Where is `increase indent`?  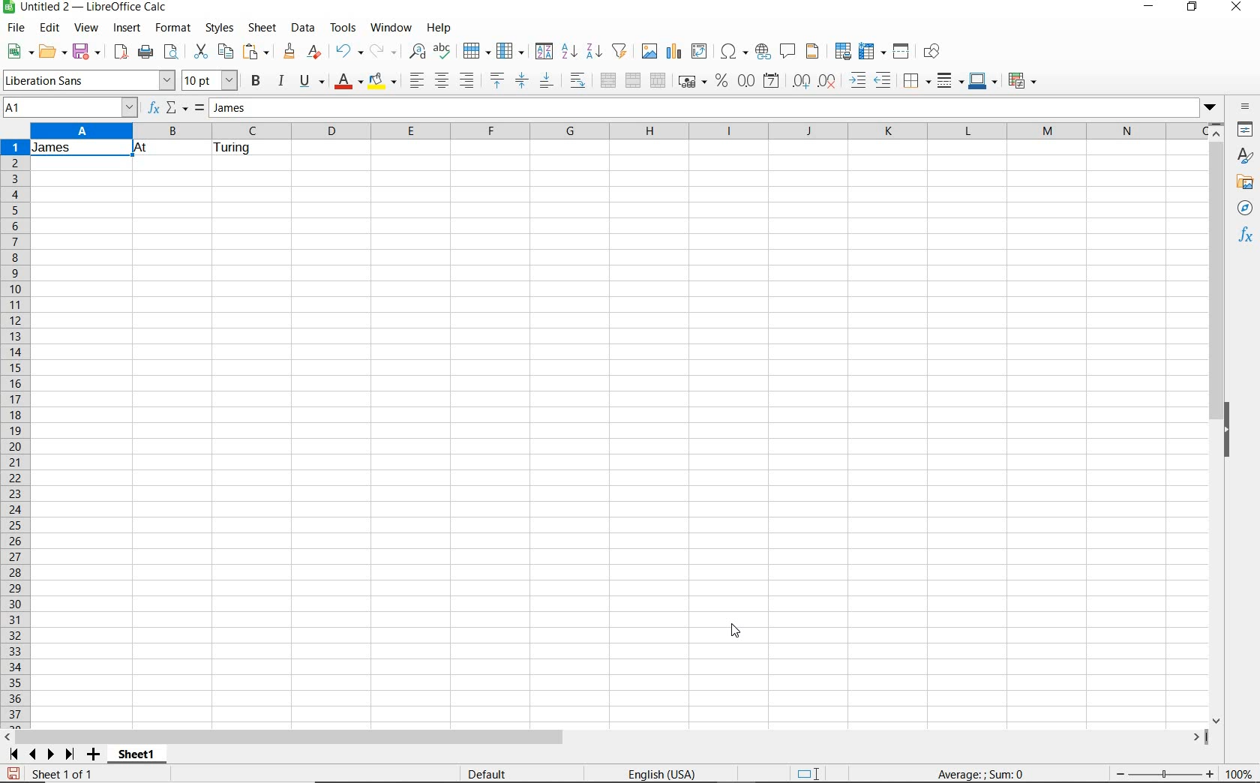 increase indent is located at coordinates (859, 80).